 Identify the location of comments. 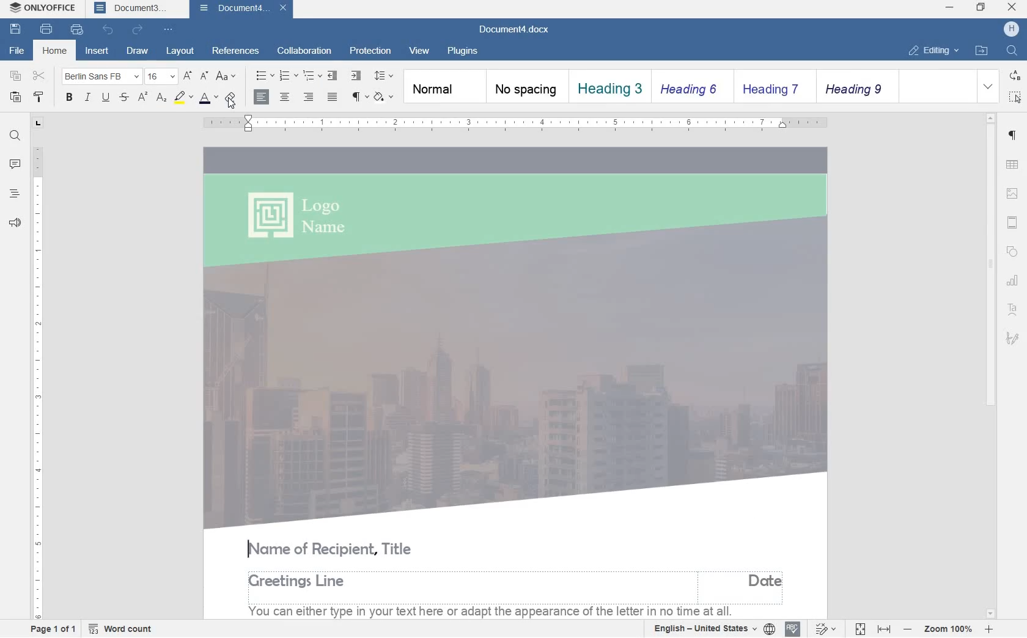
(14, 164).